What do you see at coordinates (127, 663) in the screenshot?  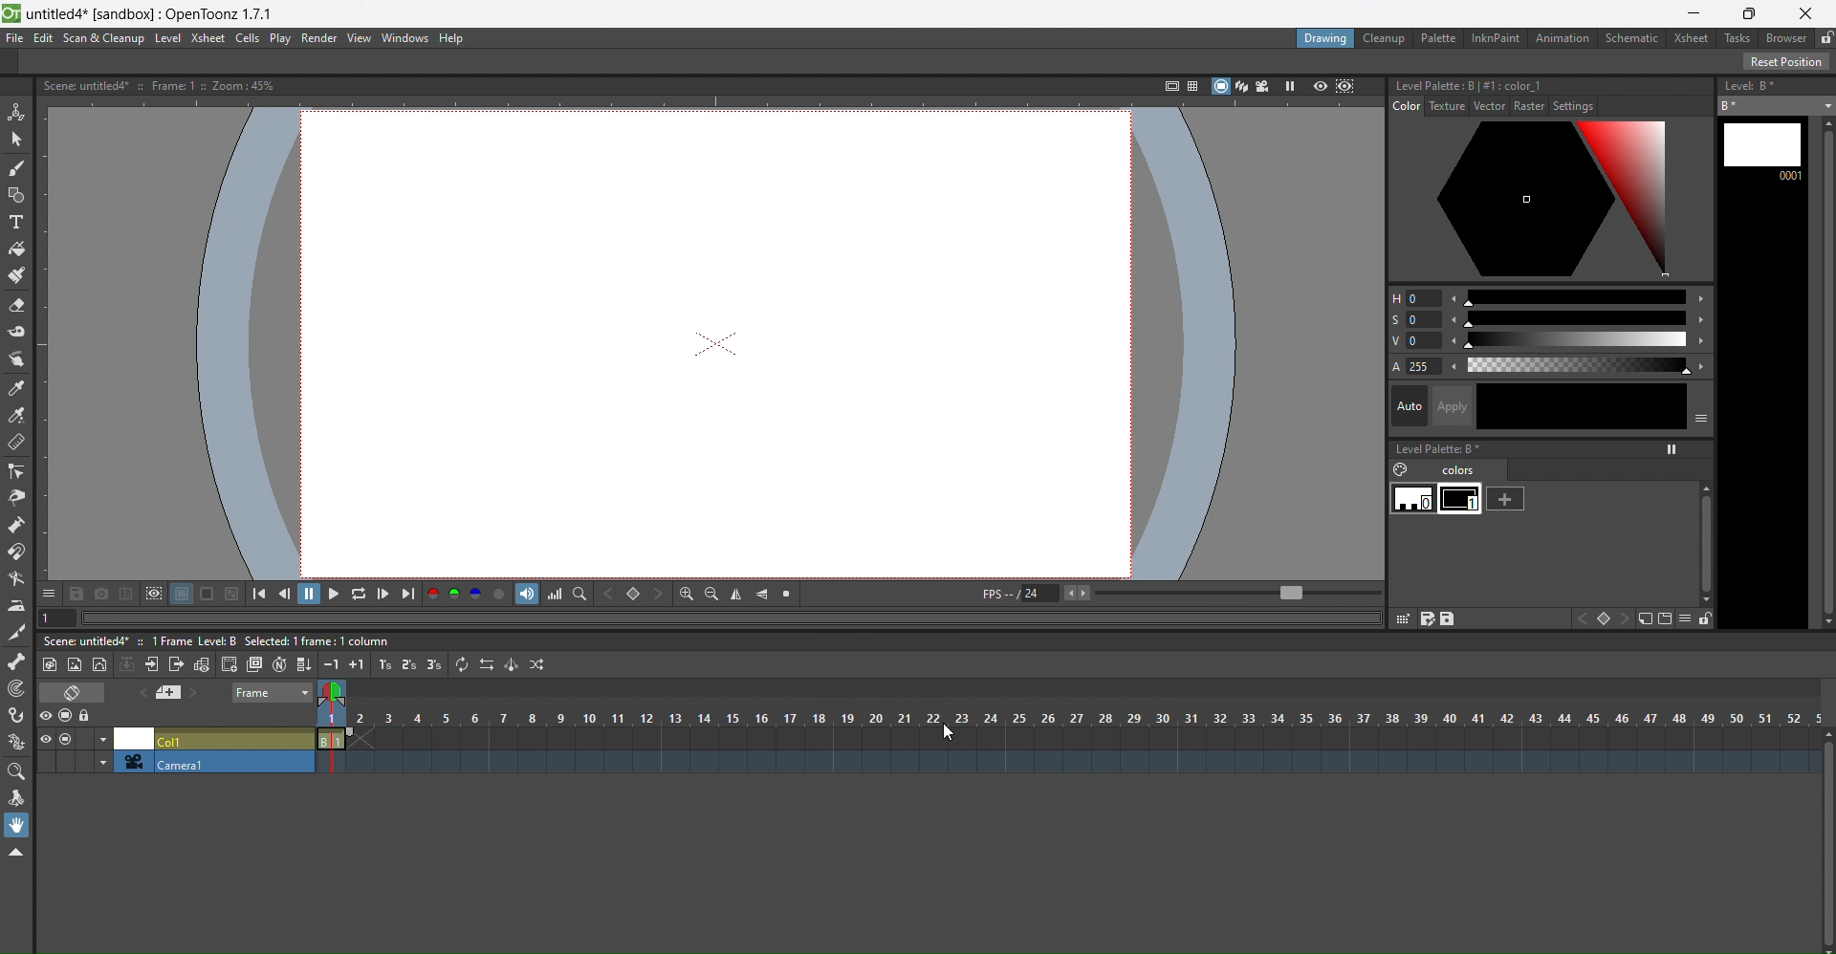 I see `collapse` at bounding box center [127, 663].